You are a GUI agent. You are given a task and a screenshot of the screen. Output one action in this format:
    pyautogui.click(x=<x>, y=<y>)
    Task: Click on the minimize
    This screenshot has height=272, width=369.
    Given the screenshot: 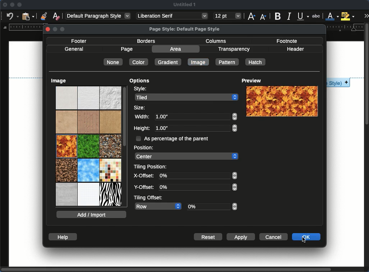 What is the action you would take?
    pyautogui.click(x=12, y=5)
    